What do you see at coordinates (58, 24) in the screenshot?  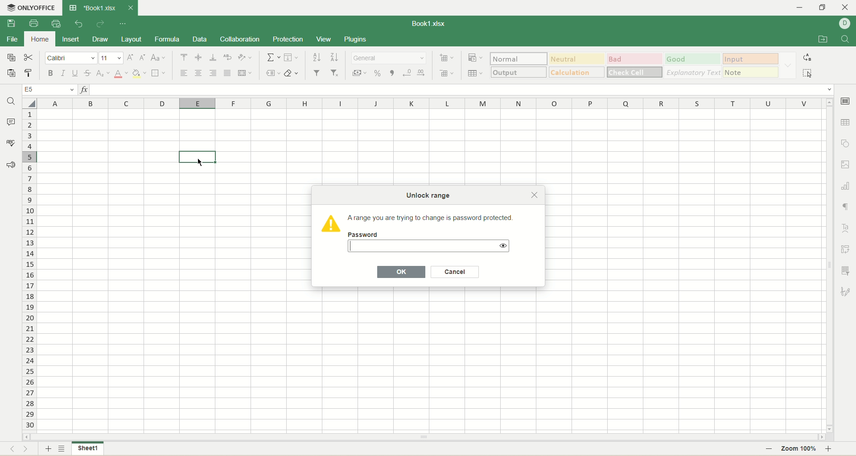 I see `quick print` at bounding box center [58, 24].